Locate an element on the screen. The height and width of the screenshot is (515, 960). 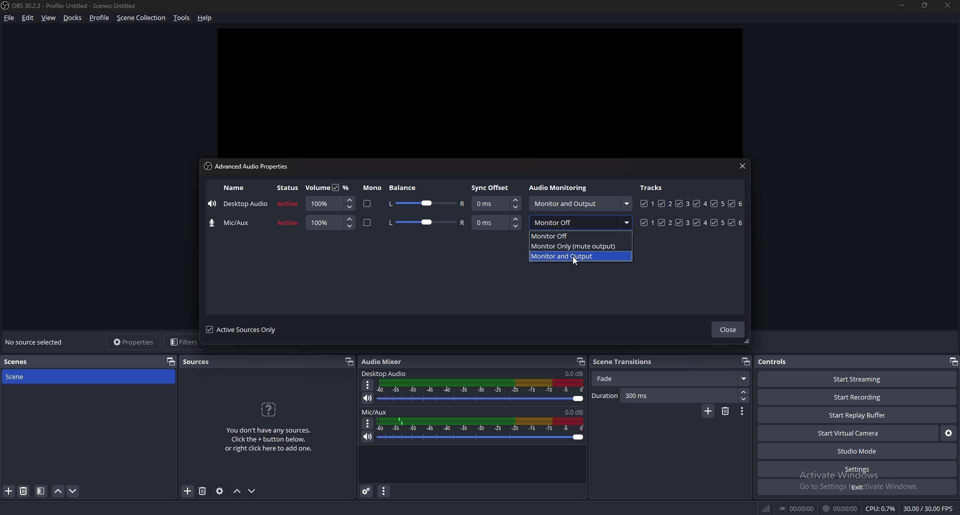
tools is located at coordinates (182, 18).